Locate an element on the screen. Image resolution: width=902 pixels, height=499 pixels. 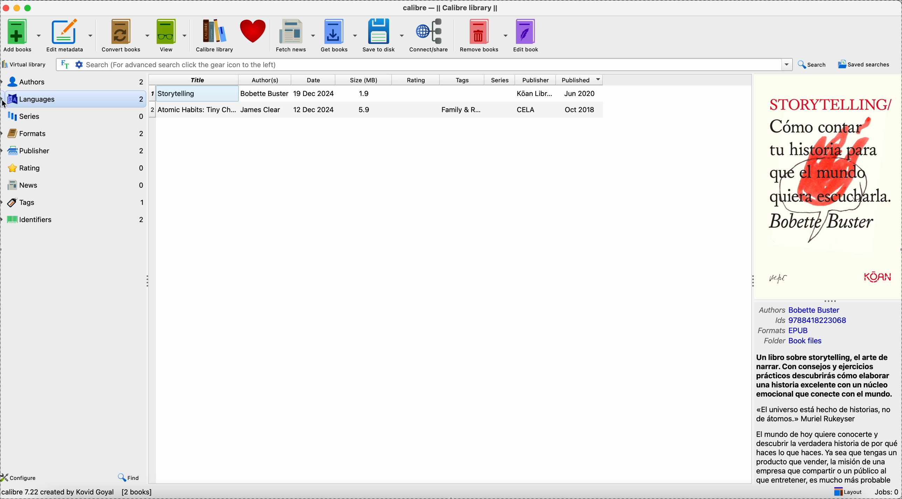
cursor is located at coordinates (6, 104).